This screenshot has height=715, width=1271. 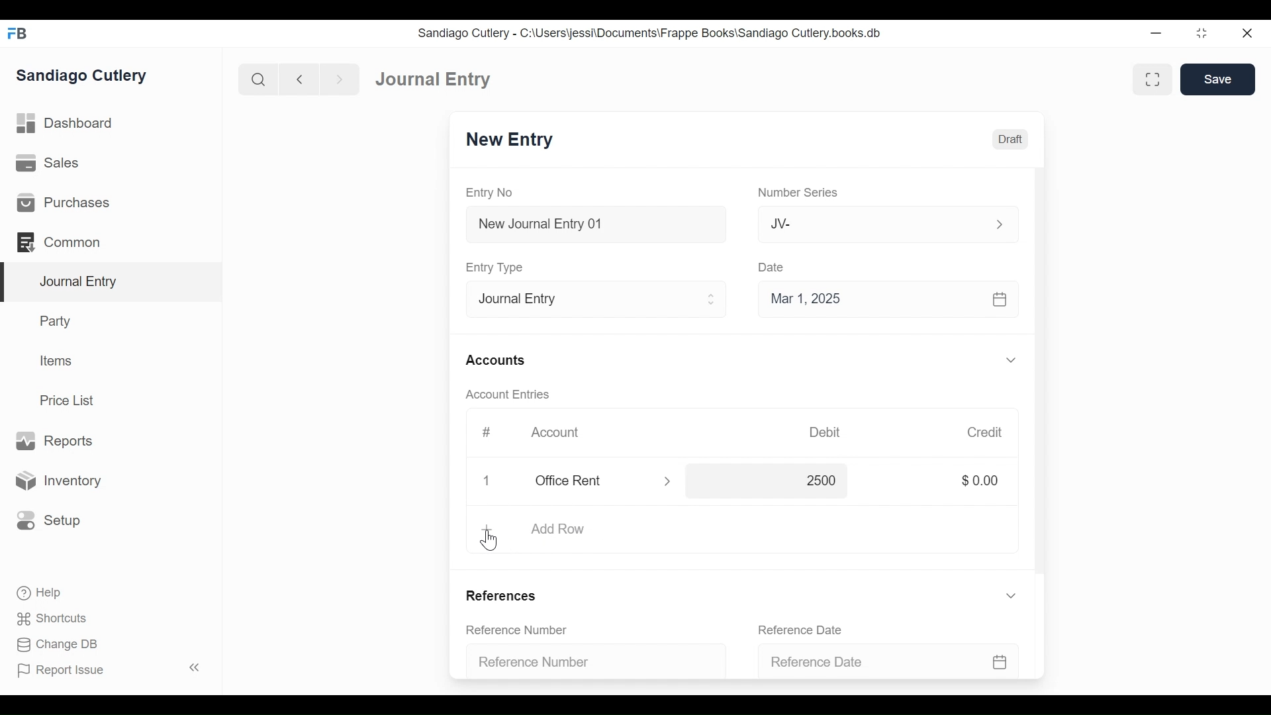 I want to click on cursor, so click(x=491, y=540).